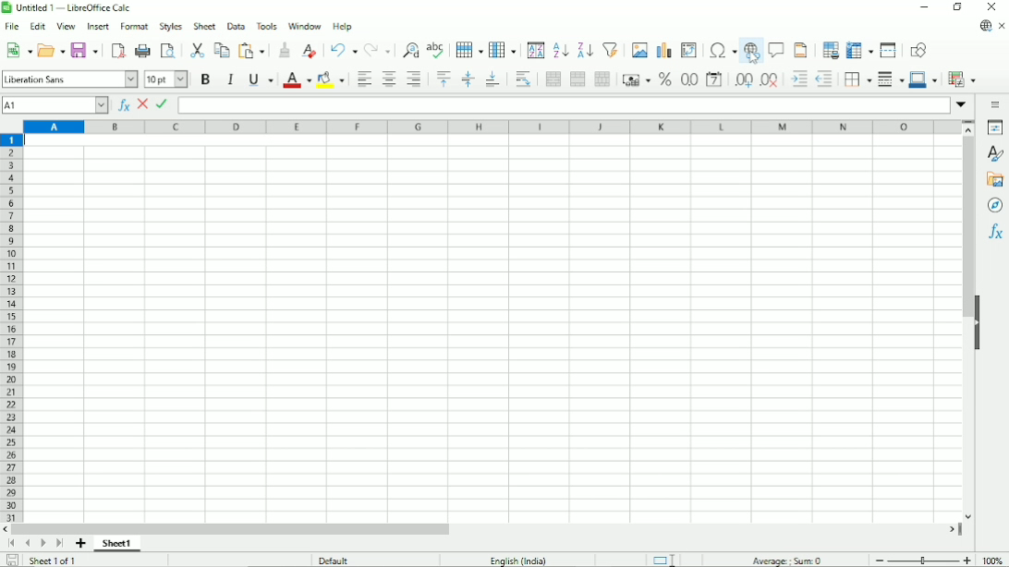  I want to click on Sidebar settings, so click(996, 105).